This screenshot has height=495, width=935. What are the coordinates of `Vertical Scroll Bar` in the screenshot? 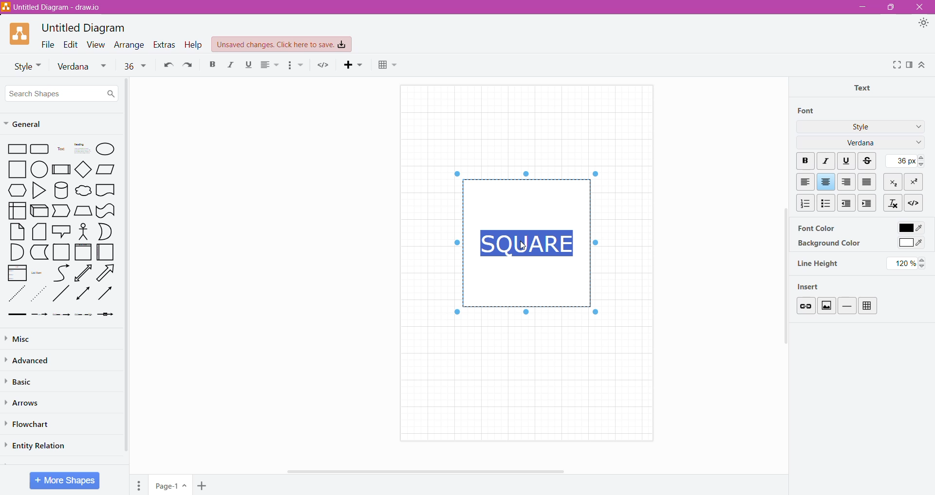 It's located at (782, 293).